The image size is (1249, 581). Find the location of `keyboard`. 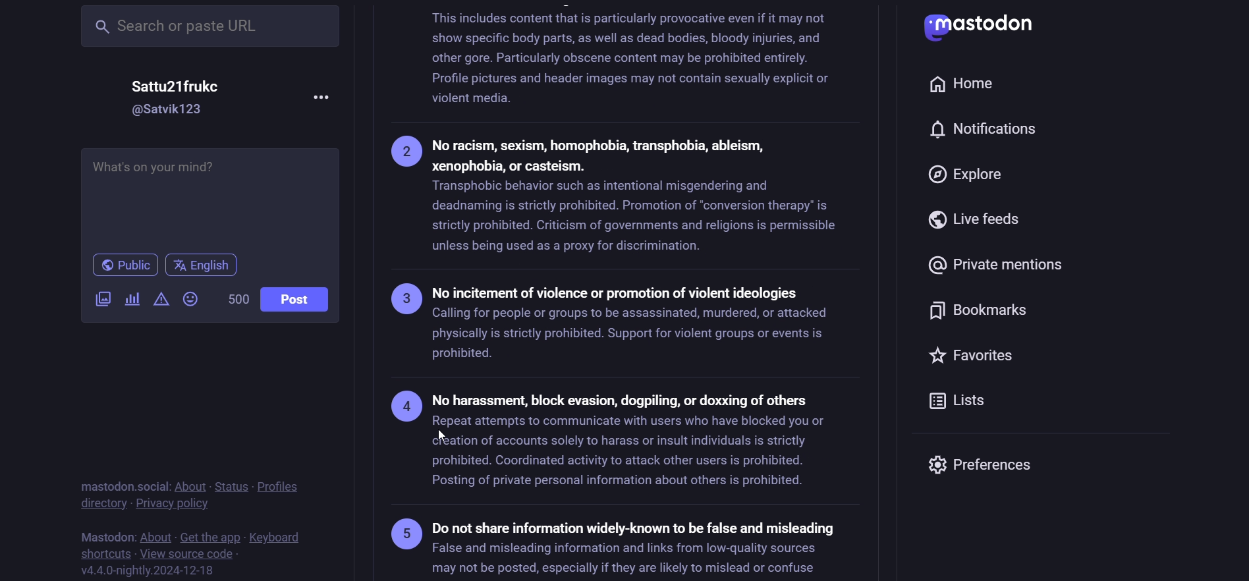

keyboard is located at coordinates (279, 537).